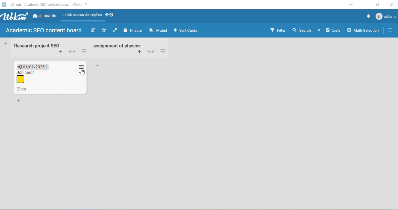 Image resolution: width=398 pixels, height=210 pixels. What do you see at coordinates (159, 30) in the screenshot?
I see `muted` at bounding box center [159, 30].